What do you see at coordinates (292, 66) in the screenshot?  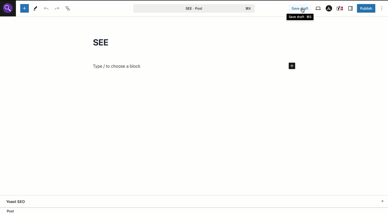 I see `Add new block` at bounding box center [292, 66].